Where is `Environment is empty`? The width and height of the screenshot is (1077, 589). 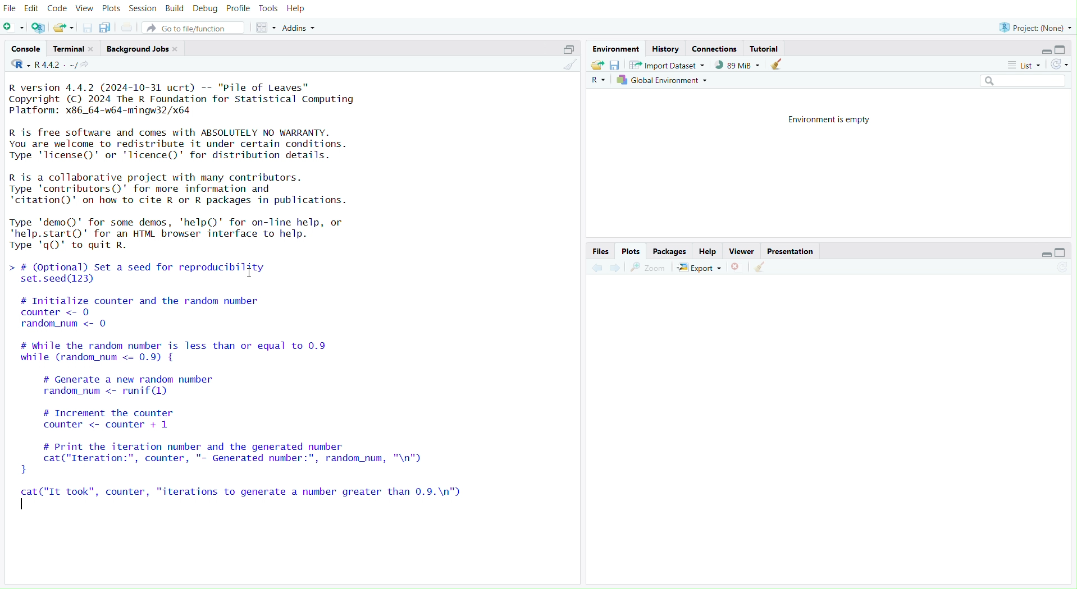
Environment is empty is located at coordinates (834, 119).